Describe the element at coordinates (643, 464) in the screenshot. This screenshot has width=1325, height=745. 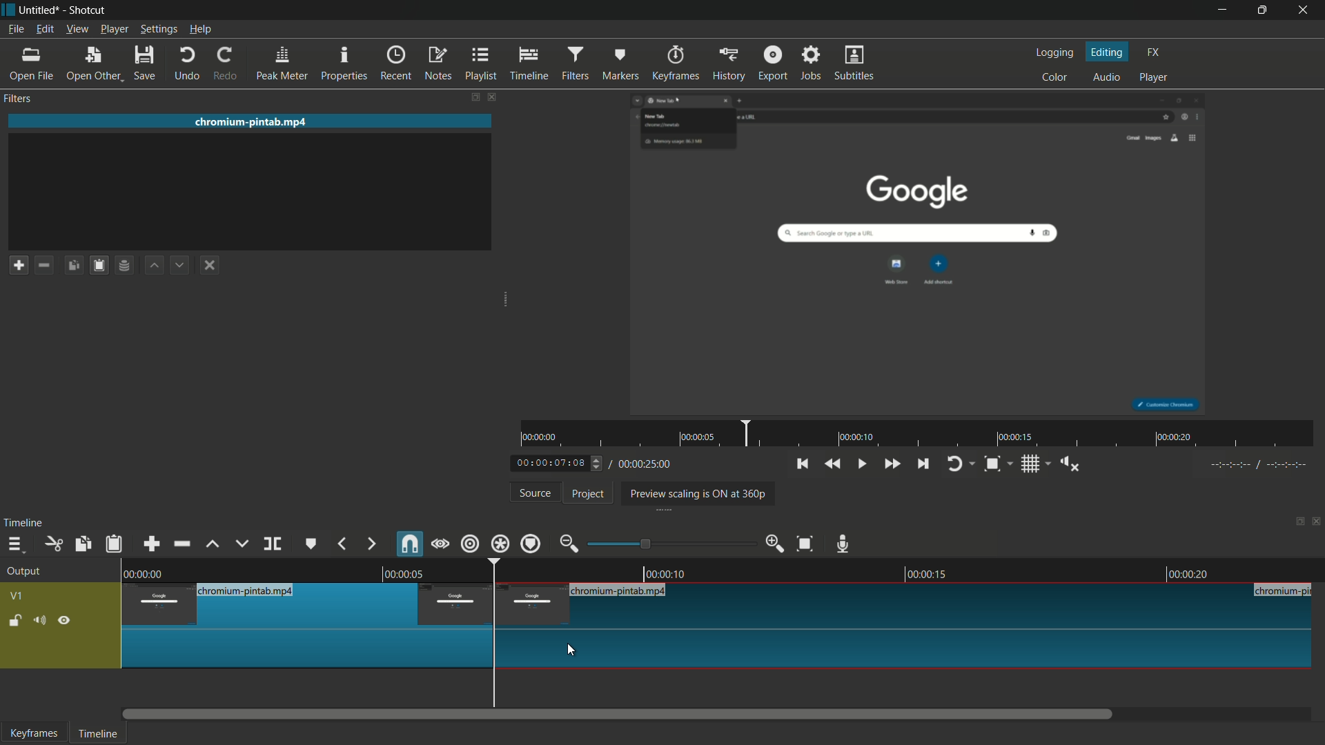
I see `total time` at that location.